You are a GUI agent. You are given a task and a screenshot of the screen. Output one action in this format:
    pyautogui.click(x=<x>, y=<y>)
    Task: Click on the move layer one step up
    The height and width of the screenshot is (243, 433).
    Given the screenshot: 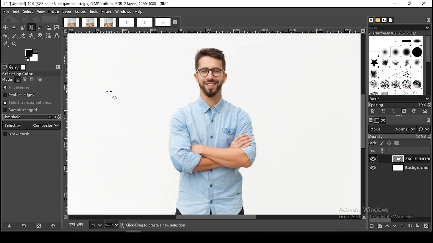 What is the action you would take?
    pyautogui.click(x=387, y=226)
    